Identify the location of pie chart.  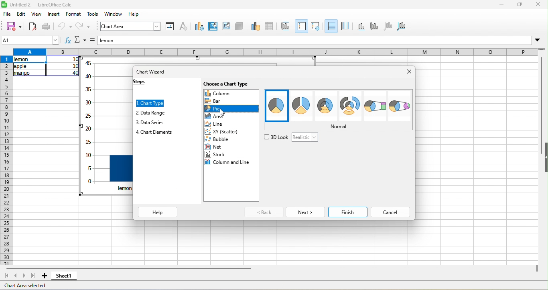
(375, 106).